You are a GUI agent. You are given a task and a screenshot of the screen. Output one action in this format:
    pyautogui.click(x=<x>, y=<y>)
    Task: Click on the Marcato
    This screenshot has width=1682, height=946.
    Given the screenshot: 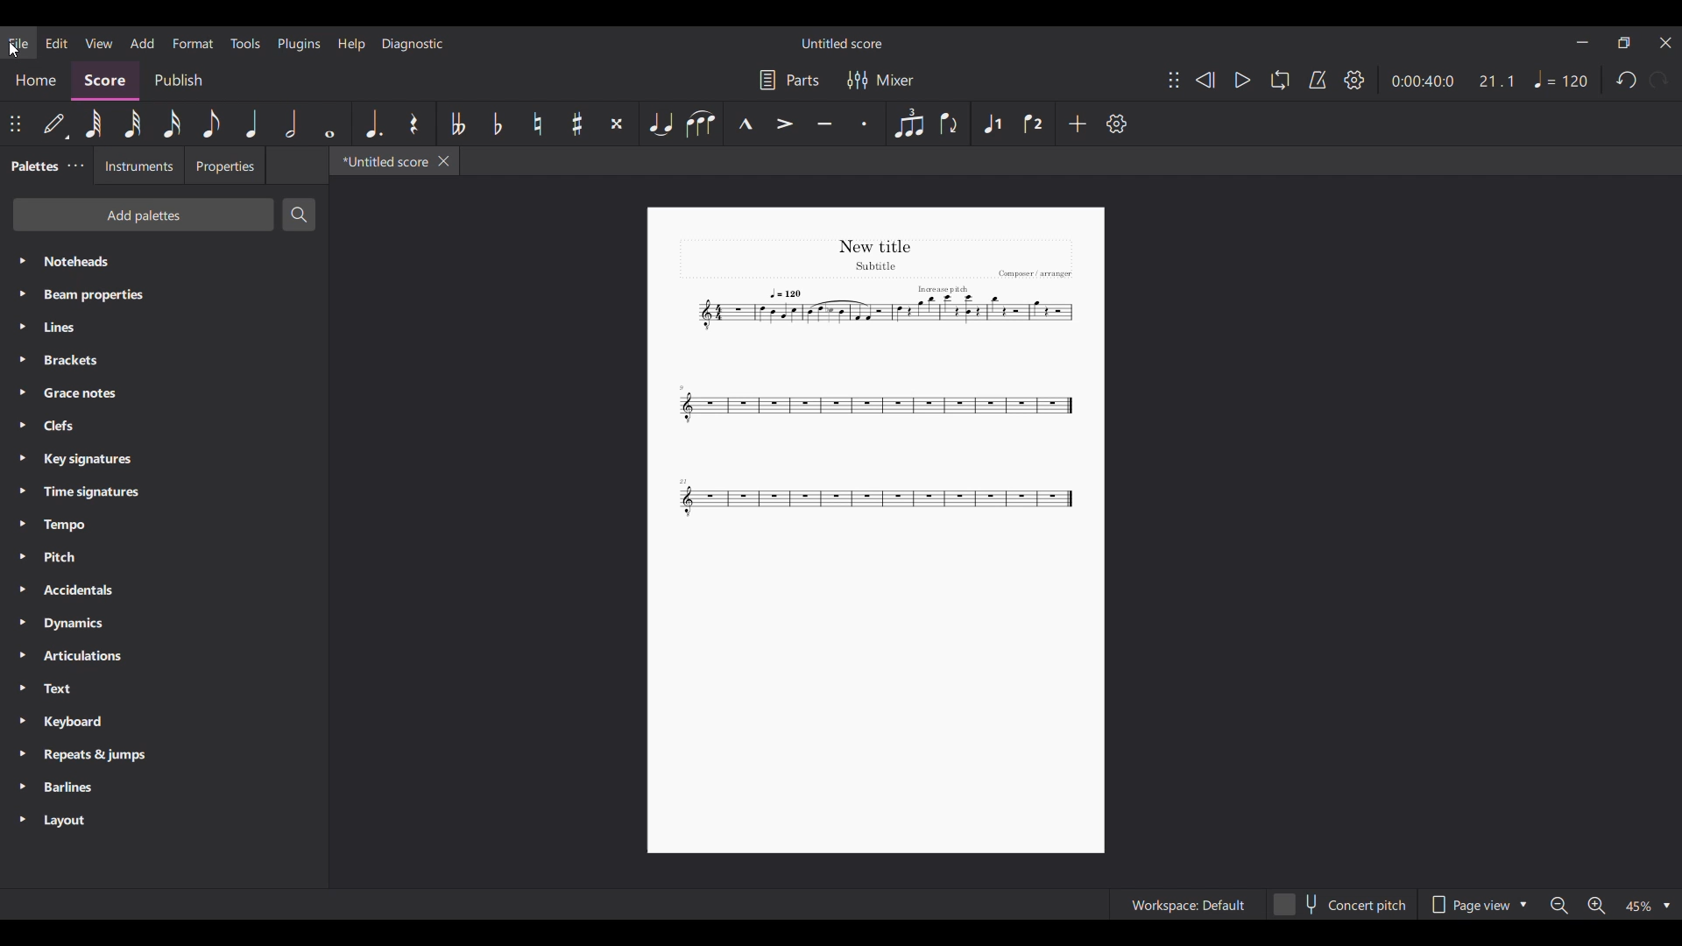 What is the action you would take?
    pyautogui.click(x=746, y=124)
    